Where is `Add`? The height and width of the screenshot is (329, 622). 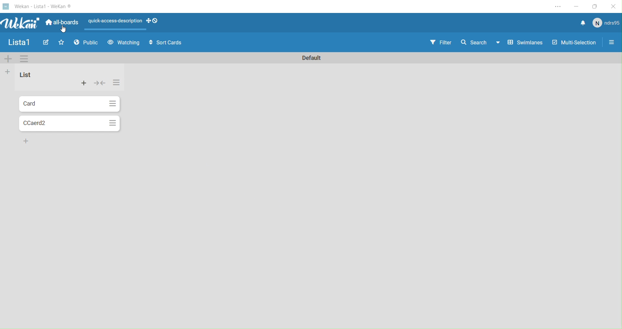
Add is located at coordinates (8, 60).